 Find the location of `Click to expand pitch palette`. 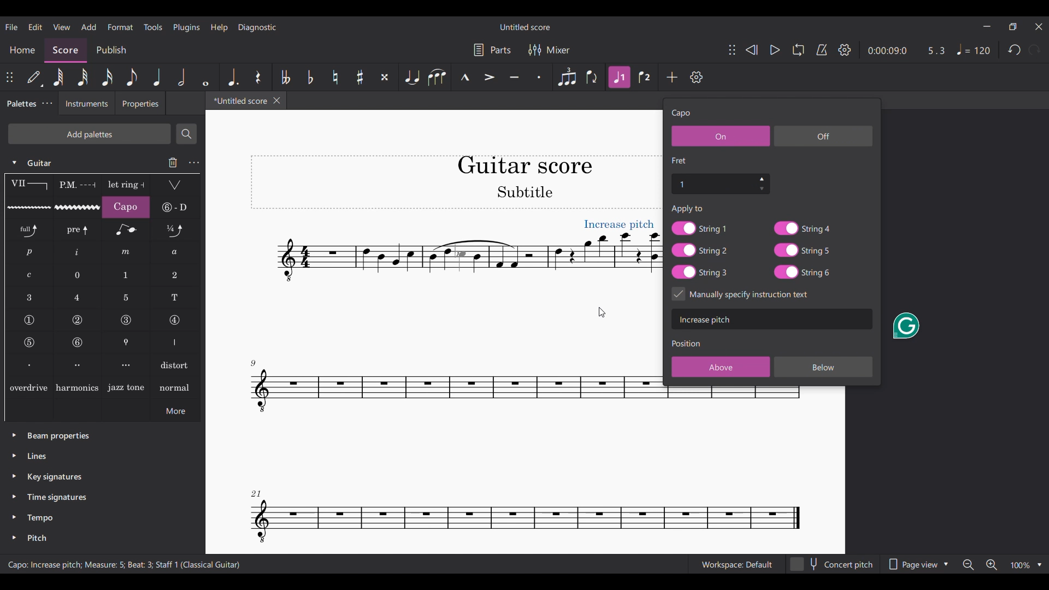

Click to expand pitch palette is located at coordinates (14, 538).